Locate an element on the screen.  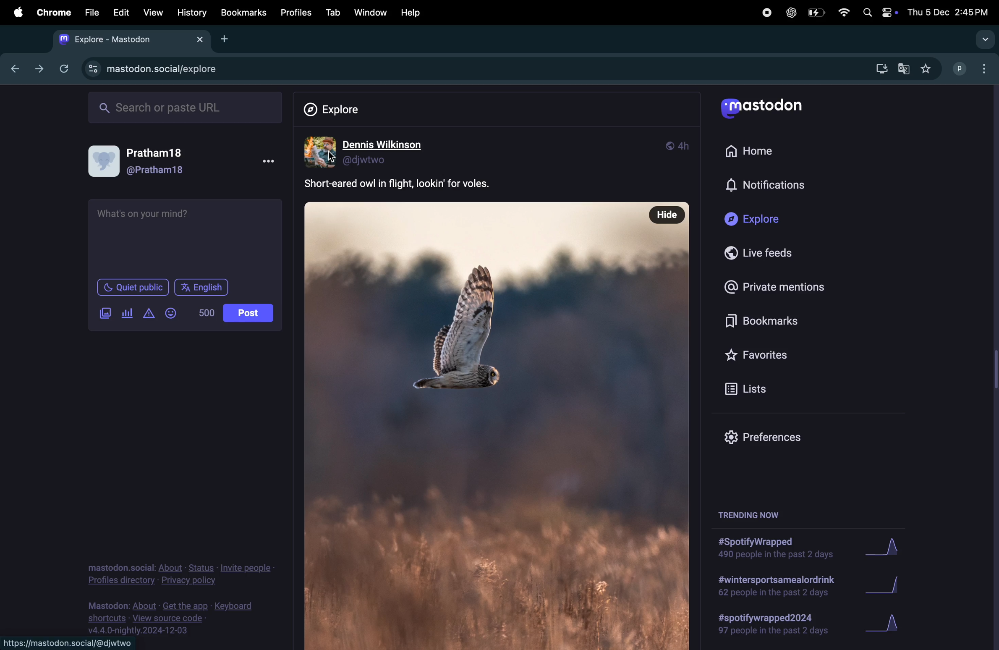
explore mastodon is located at coordinates (128, 40).